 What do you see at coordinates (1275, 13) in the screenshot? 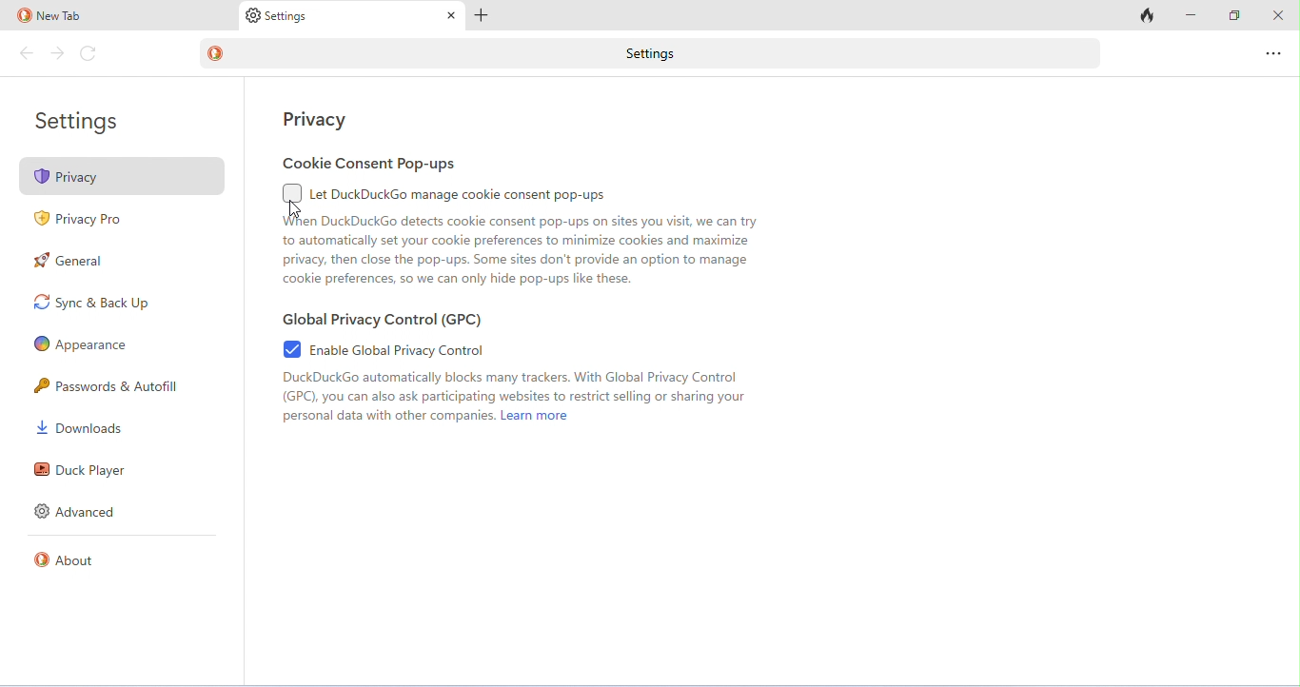
I see `close` at bounding box center [1275, 13].